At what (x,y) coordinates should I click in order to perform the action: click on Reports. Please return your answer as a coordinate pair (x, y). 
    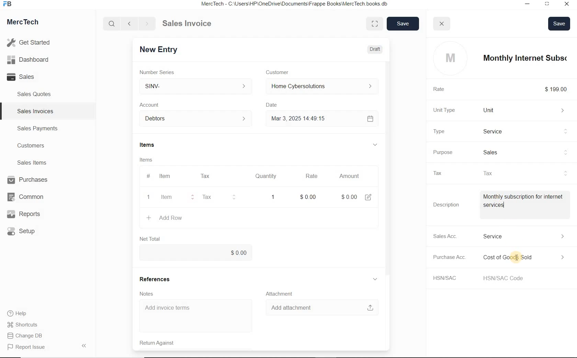
    Looking at the image, I should click on (29, 214).